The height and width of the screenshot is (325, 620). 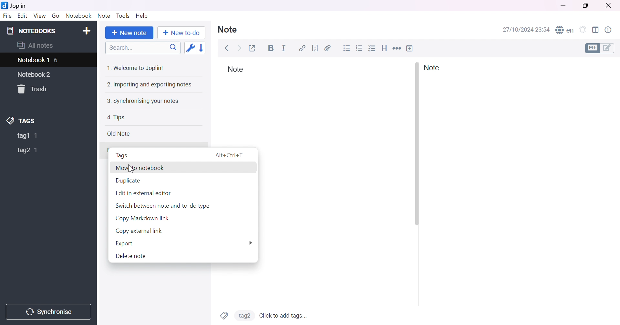 What do you see at coordinates (162, 205) in the screenshot?
I see `Switch between note and to-do type` at bounding box center [162, 205].